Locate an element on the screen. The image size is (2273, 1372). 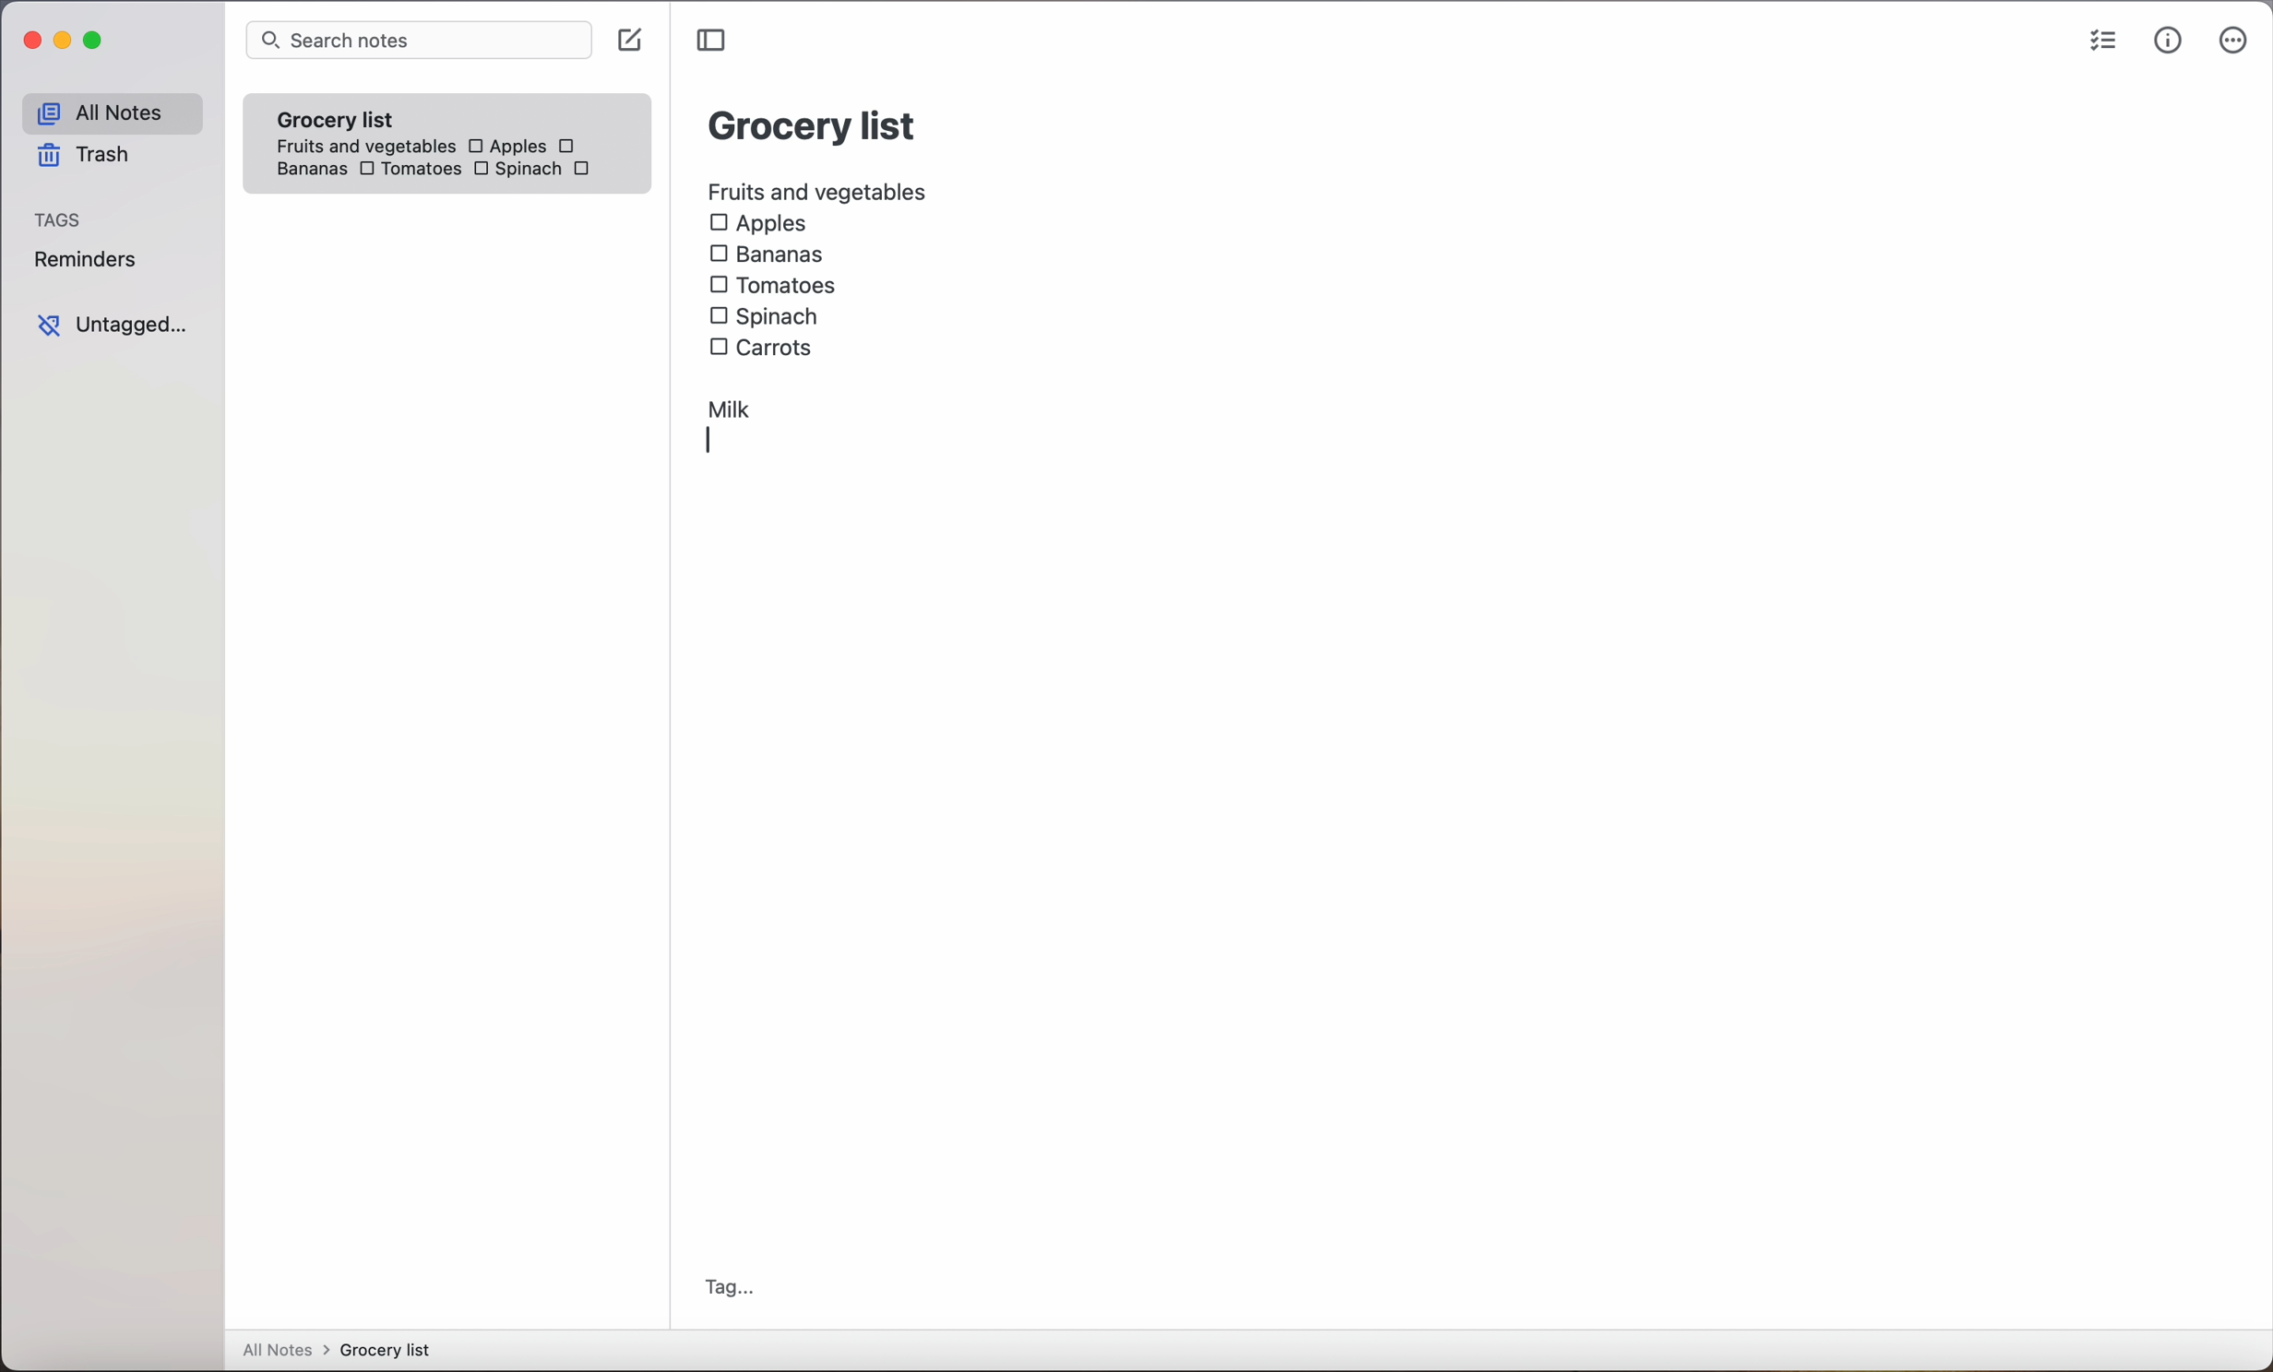
toggle sidebar is located at coordinates (714, 41).